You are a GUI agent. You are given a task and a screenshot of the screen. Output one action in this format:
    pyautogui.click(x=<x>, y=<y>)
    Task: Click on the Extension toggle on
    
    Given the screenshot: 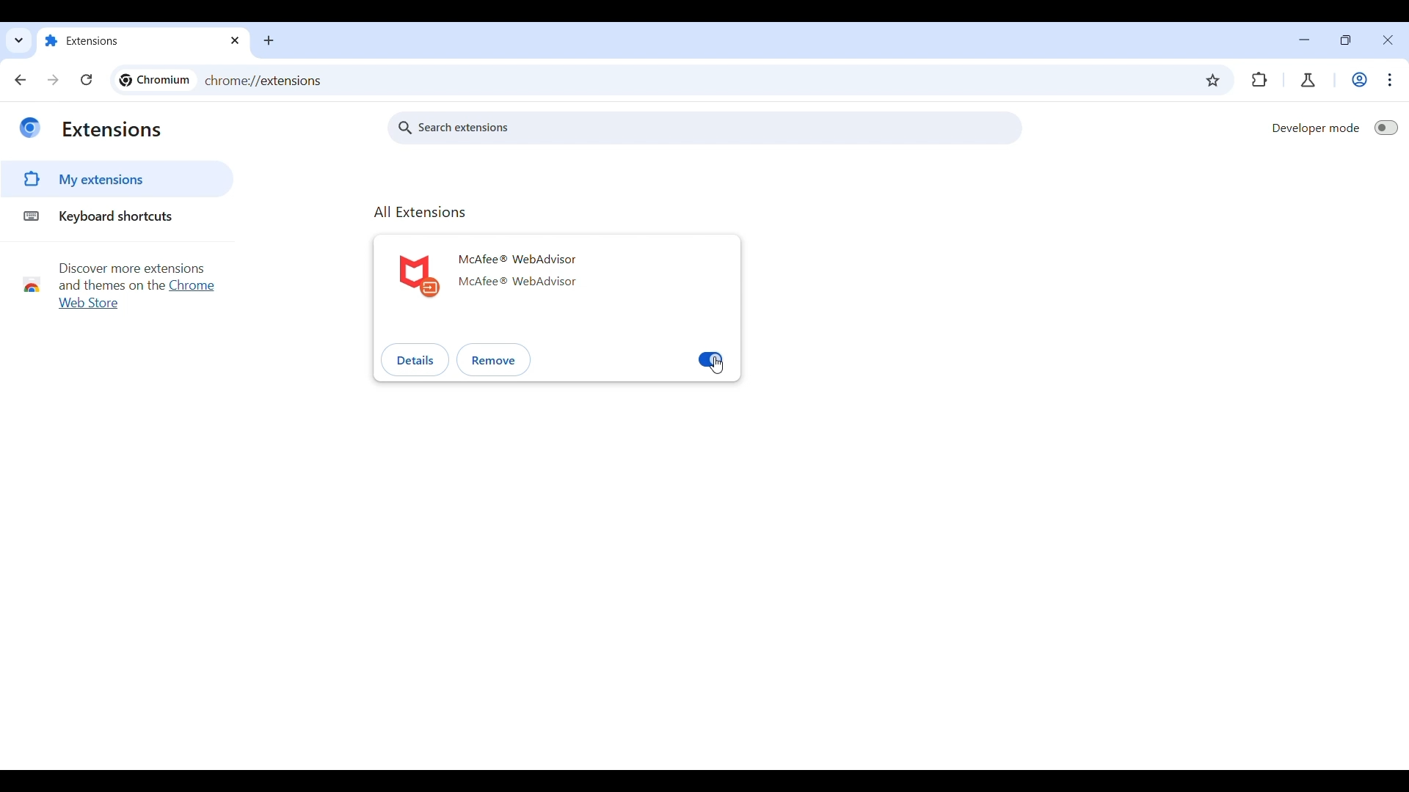 What is the action you would take?
    pyautogui.click(x=710, y=359)
    